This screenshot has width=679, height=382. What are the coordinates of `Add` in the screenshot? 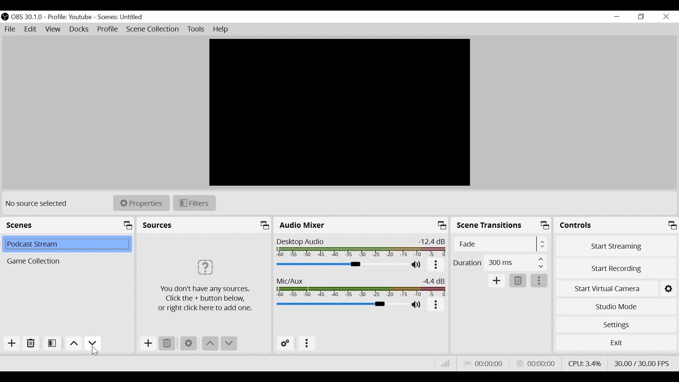 It's located at (497, 280).